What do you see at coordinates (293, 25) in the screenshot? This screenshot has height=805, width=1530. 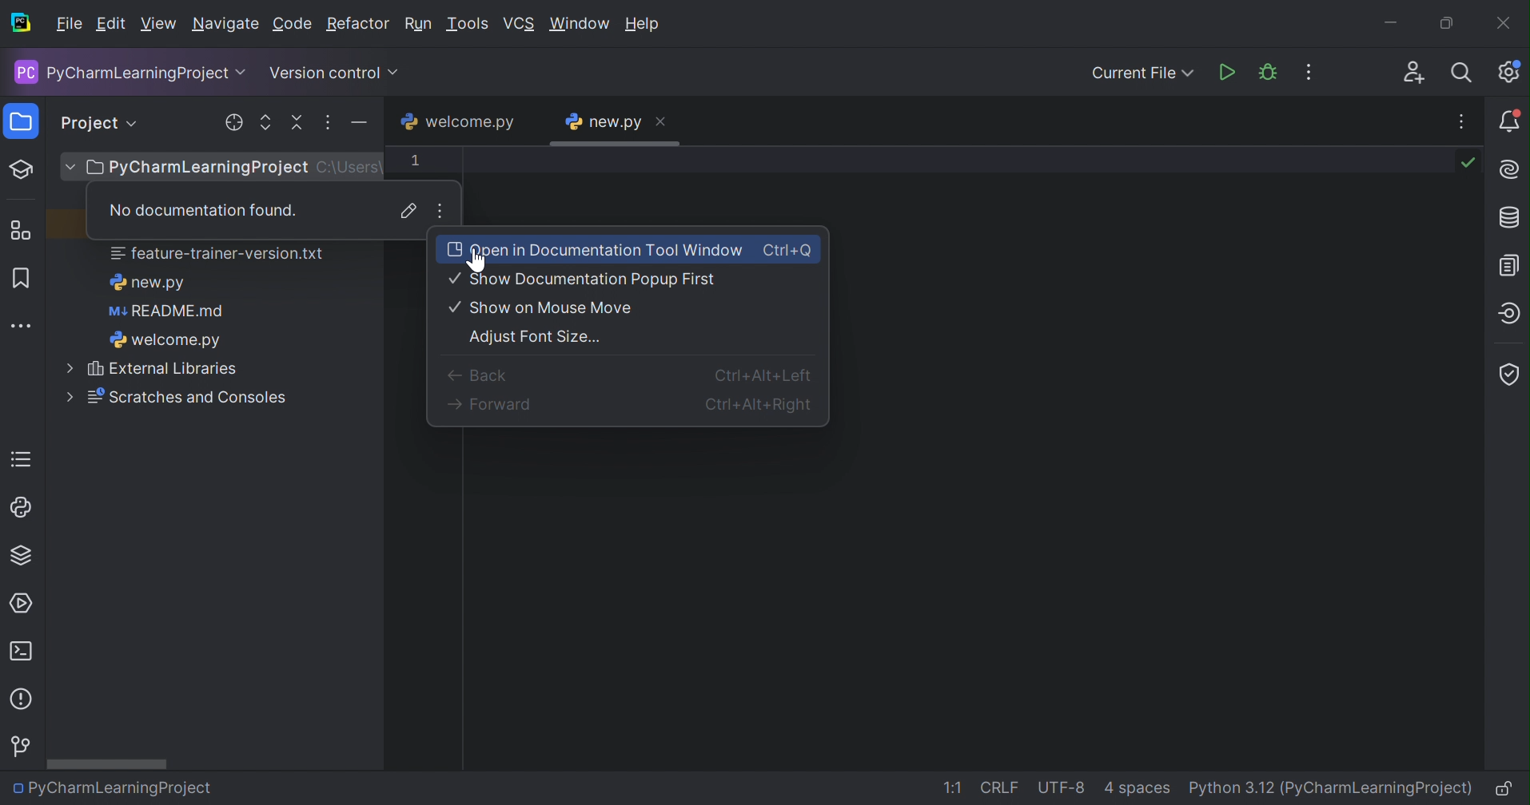 I see `Code` at bounding box center [293, 25].